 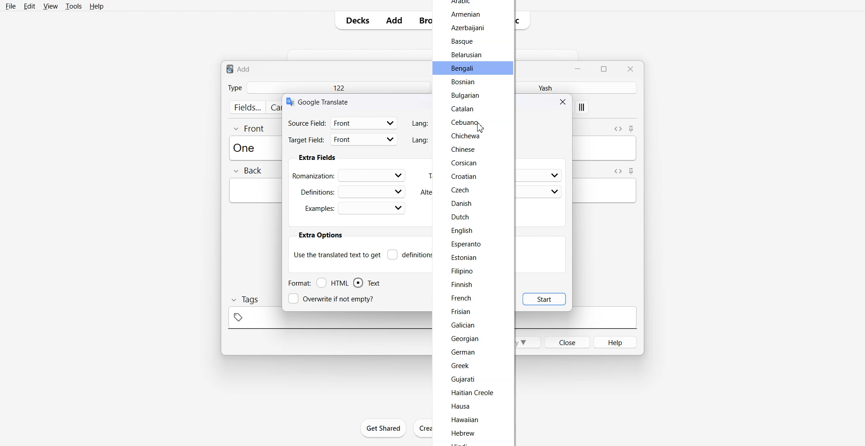 What do you see at coordinates (616, 171) in the screenshot?
I see `Toggle HTML Editor` at bounding box center [616, 171].